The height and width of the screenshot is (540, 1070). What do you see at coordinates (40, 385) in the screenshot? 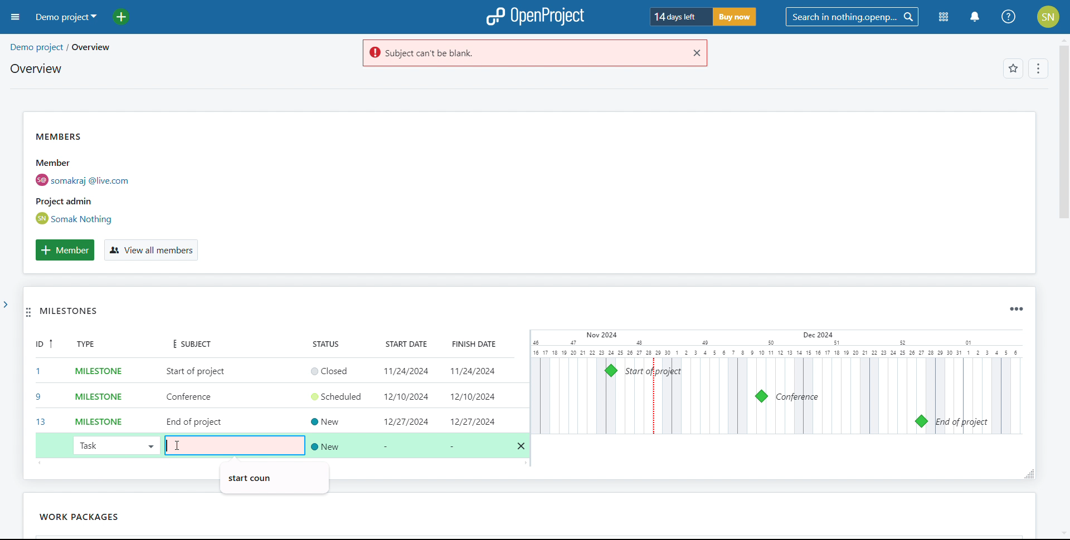
I see `id` at bounding box center [40, 385].